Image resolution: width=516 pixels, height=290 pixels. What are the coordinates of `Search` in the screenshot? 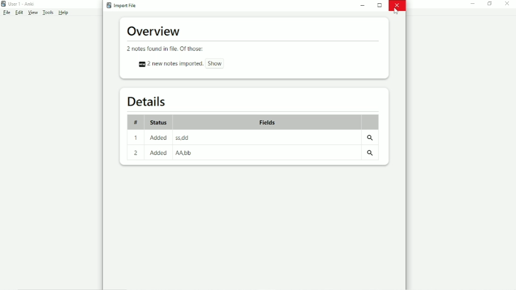 It's located at (371, 154).